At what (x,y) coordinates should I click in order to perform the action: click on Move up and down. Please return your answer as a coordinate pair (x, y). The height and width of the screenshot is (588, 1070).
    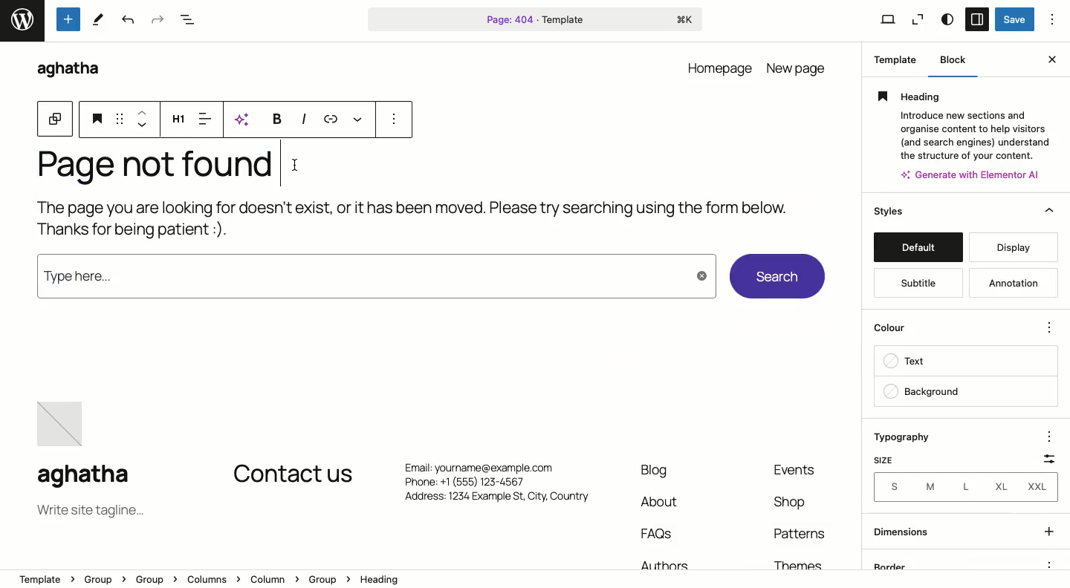
    Looking at the image, I should click on (142, 120).